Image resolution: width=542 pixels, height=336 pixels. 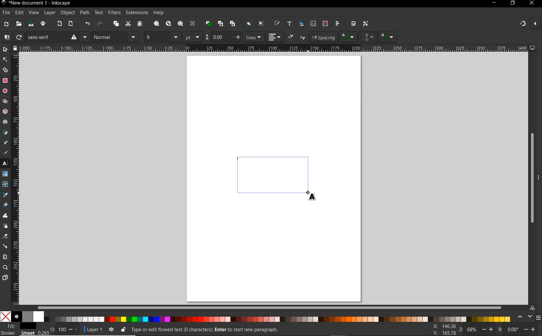 What do you see at coordinates (128, 24) in the screenshot?
I see `cut` at bounding box center [128, 24].